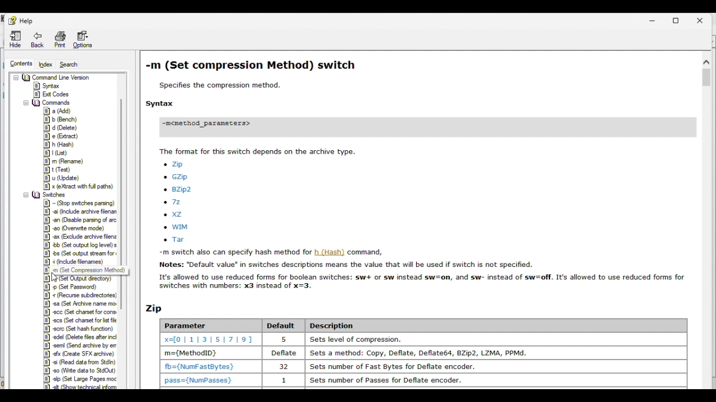  I want to click on Set compression method page, so click(416, 106).